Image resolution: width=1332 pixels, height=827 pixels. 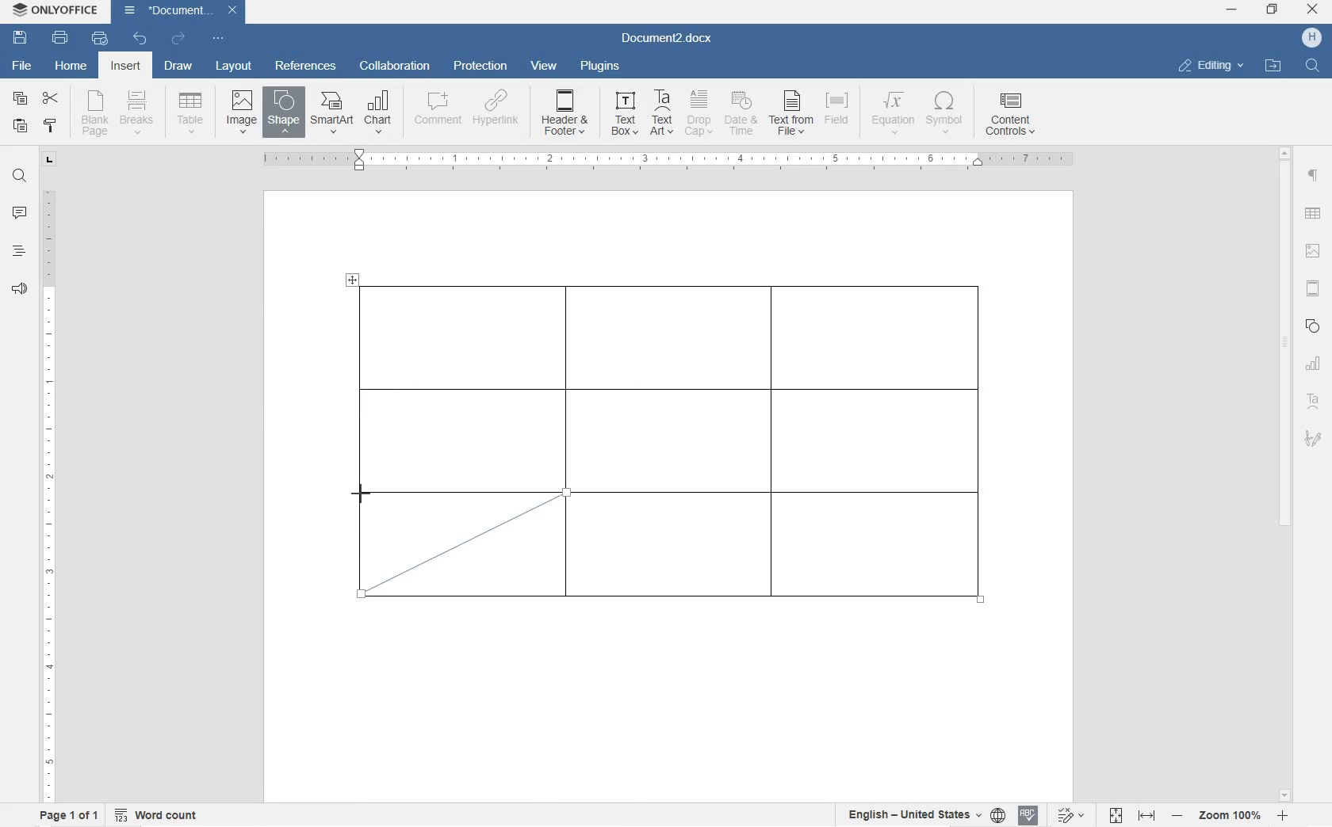 What do you see at coordinates (1312, 438) in the screenshot?
I see `signature` at bounding box center [1312, 438].